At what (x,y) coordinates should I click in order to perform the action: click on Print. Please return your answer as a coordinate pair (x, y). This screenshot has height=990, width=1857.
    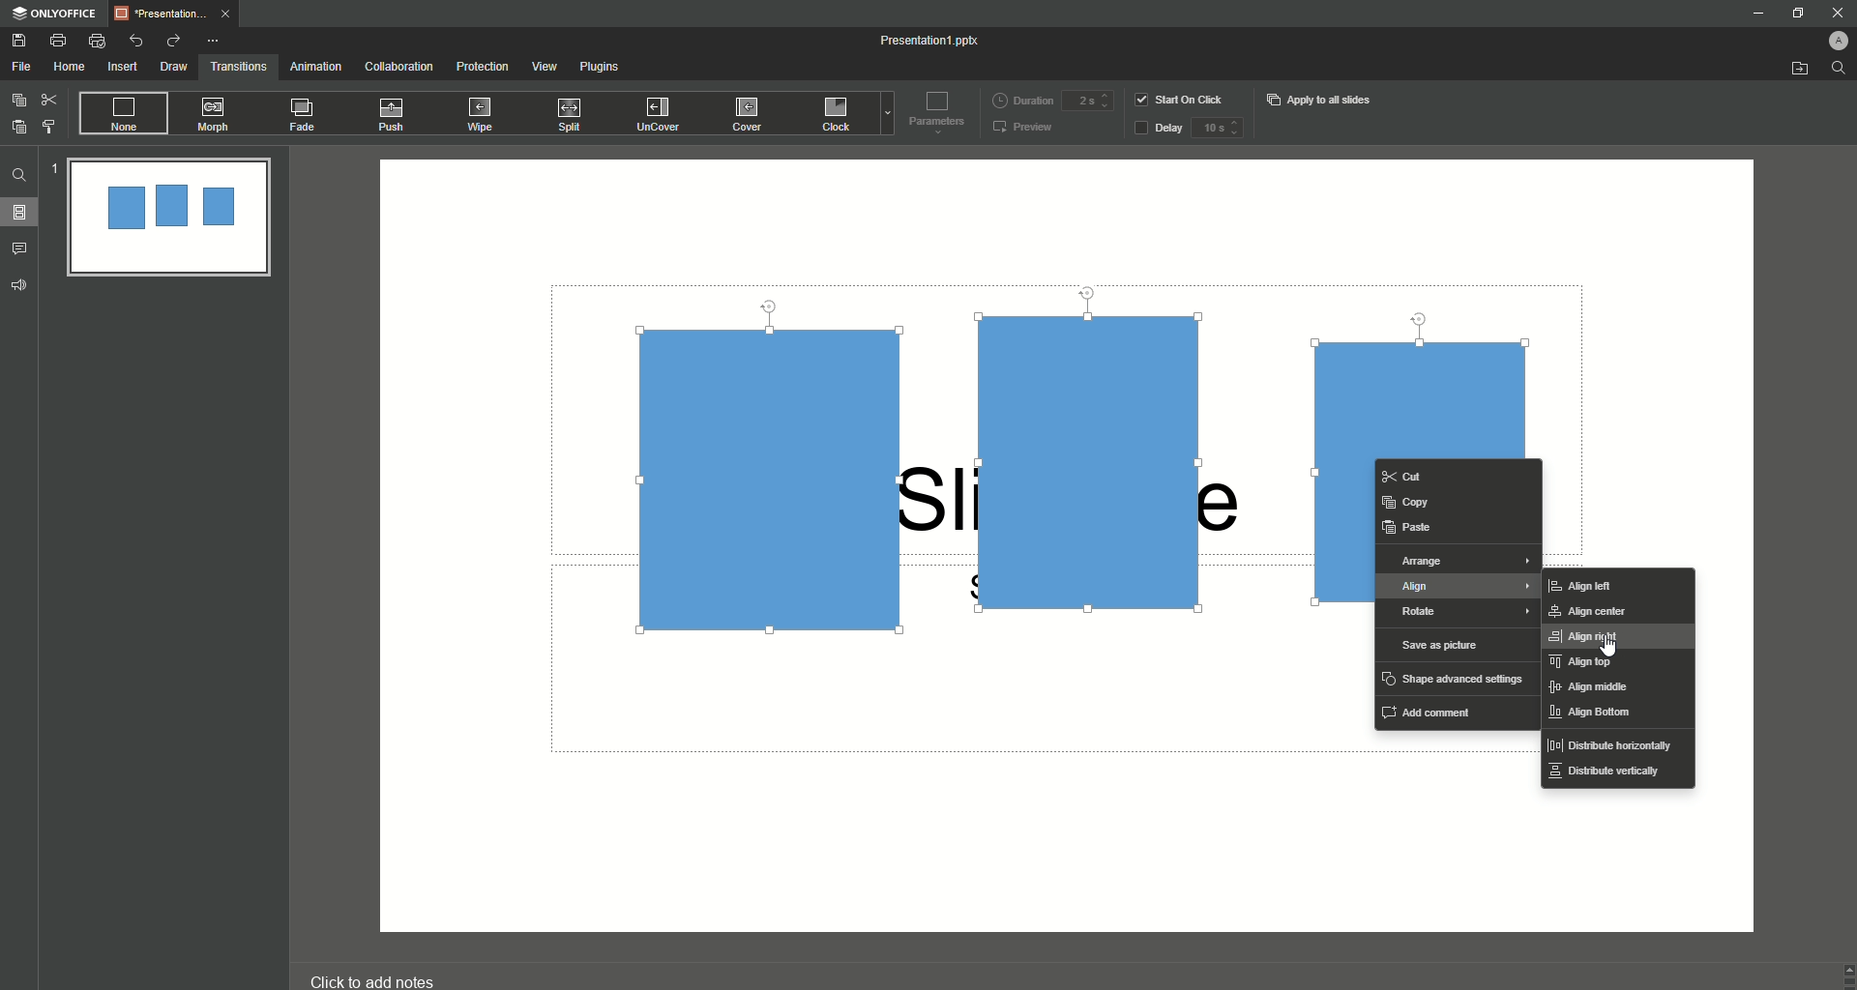
    Looking at the image, I should click on (58, 40).